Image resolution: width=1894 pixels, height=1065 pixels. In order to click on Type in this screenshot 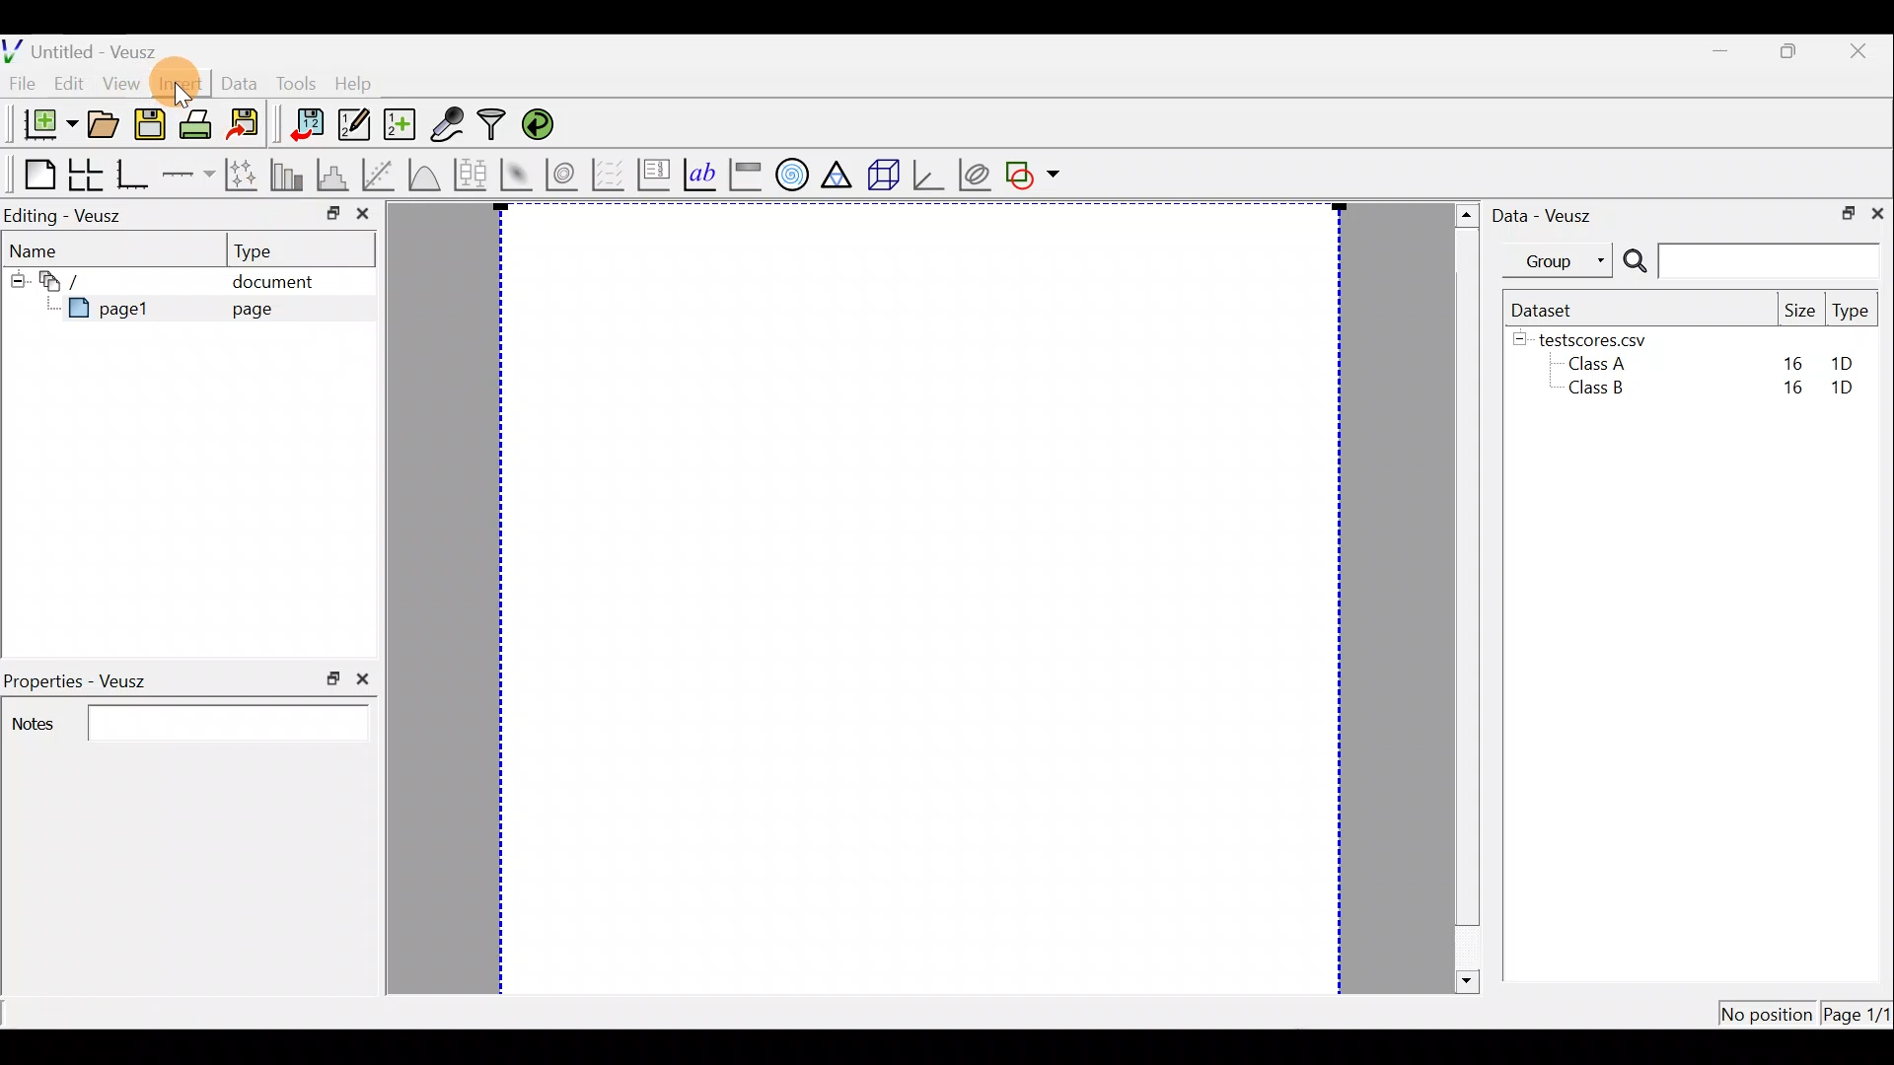, I will do `click(1852, 312)`.